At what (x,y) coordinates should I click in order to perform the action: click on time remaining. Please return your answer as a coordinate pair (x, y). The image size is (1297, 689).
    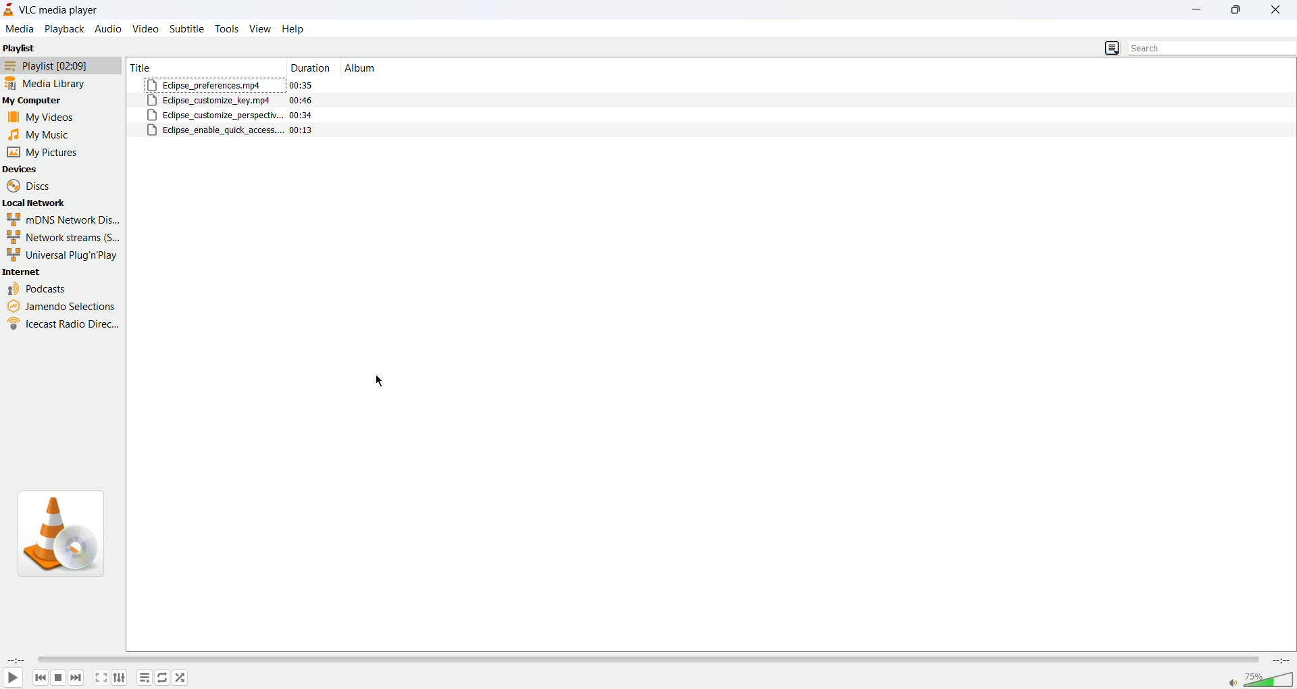
    Looking at the image, I should click on (1279, 662).